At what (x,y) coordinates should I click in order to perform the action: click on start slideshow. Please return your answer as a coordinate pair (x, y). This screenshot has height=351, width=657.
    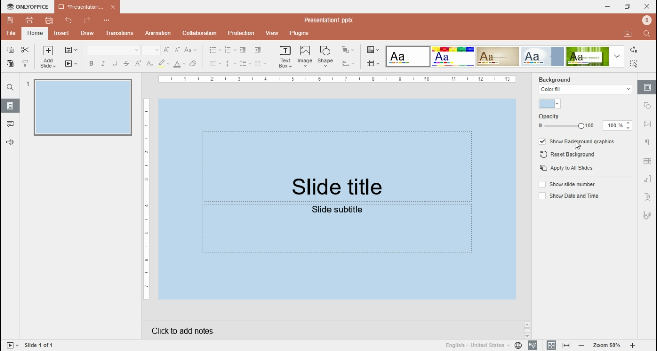
    Looking at the image, I should click on (12, 345).